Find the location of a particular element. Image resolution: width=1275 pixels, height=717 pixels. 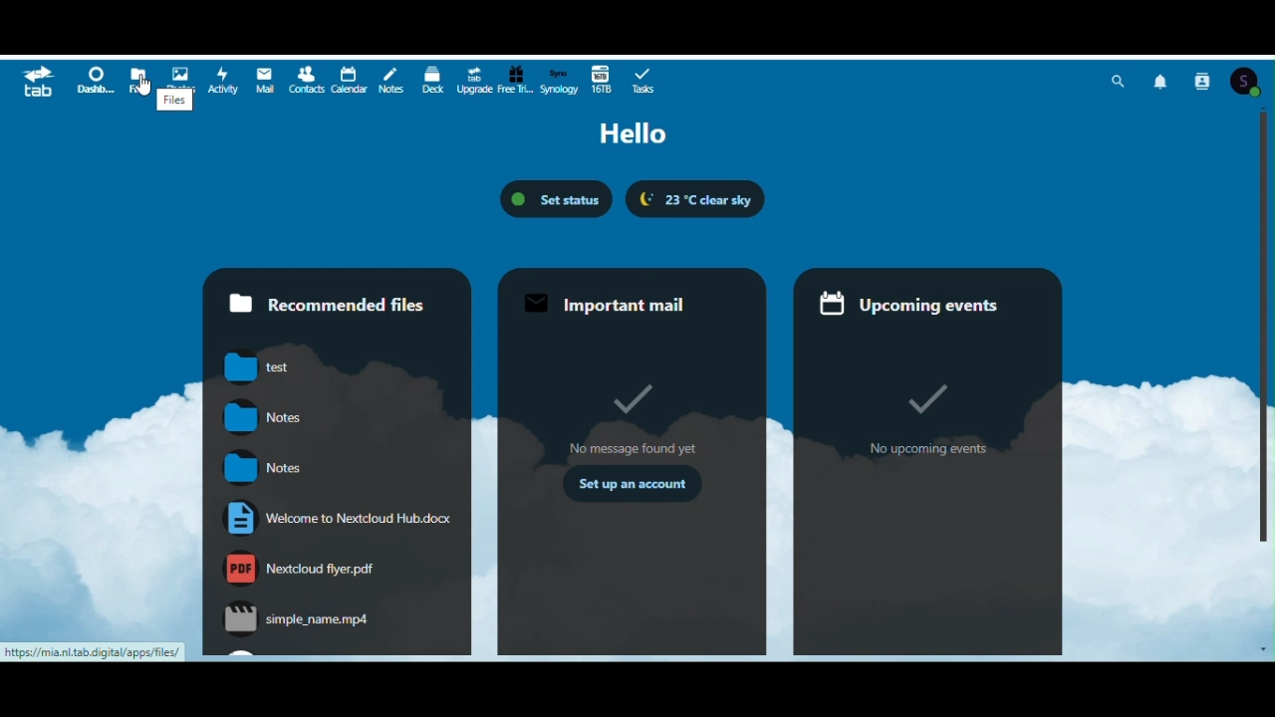

Notifications is located at coordinates (1162, 80).